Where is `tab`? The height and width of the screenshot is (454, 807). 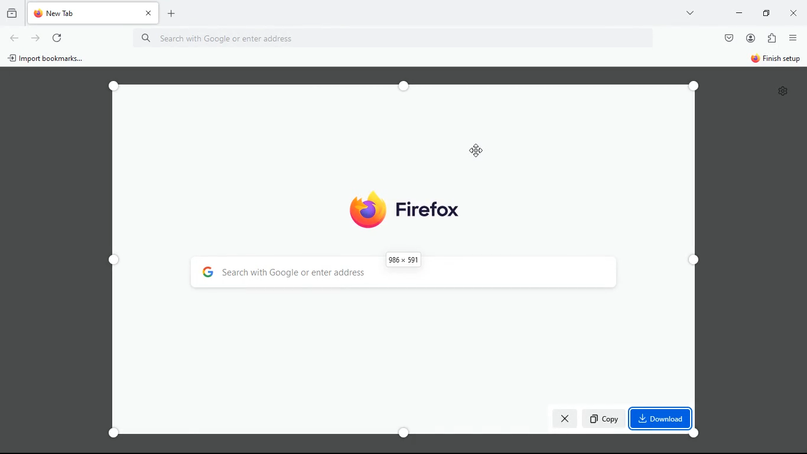 tab is located at coordinates (95, 13).